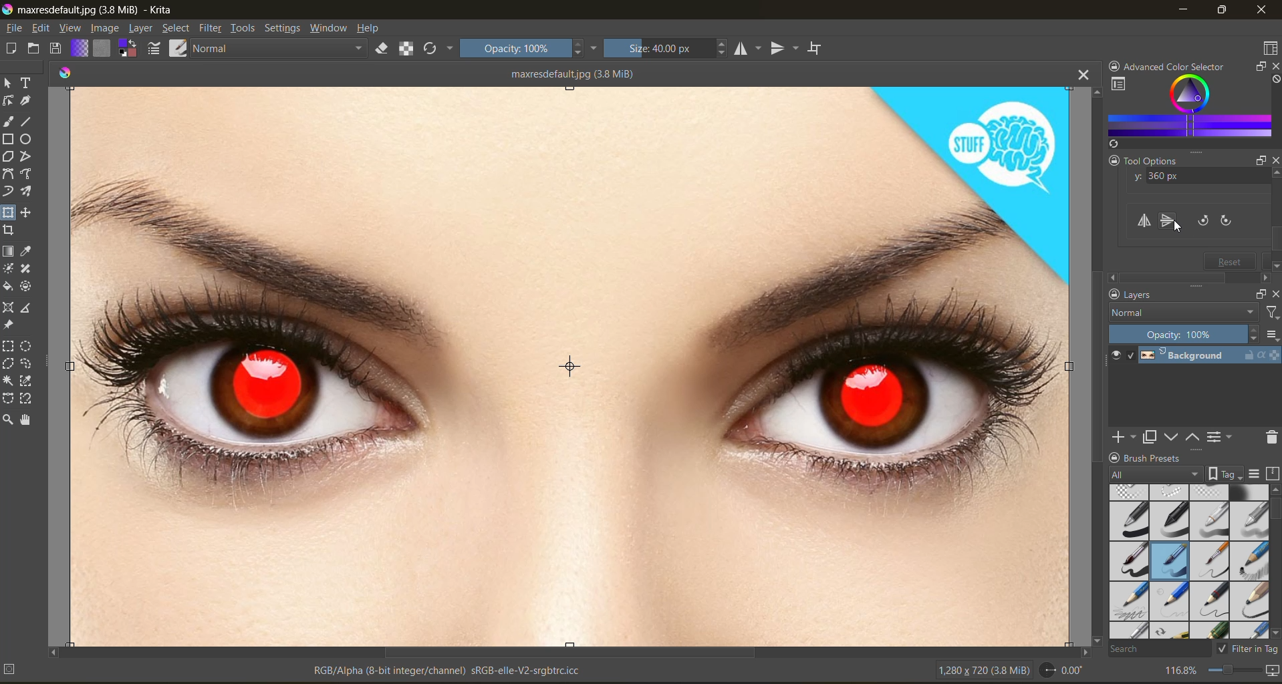 The height and width of the screenshot is (684, 1282). I want to click on y axis, so click(1162, 178).